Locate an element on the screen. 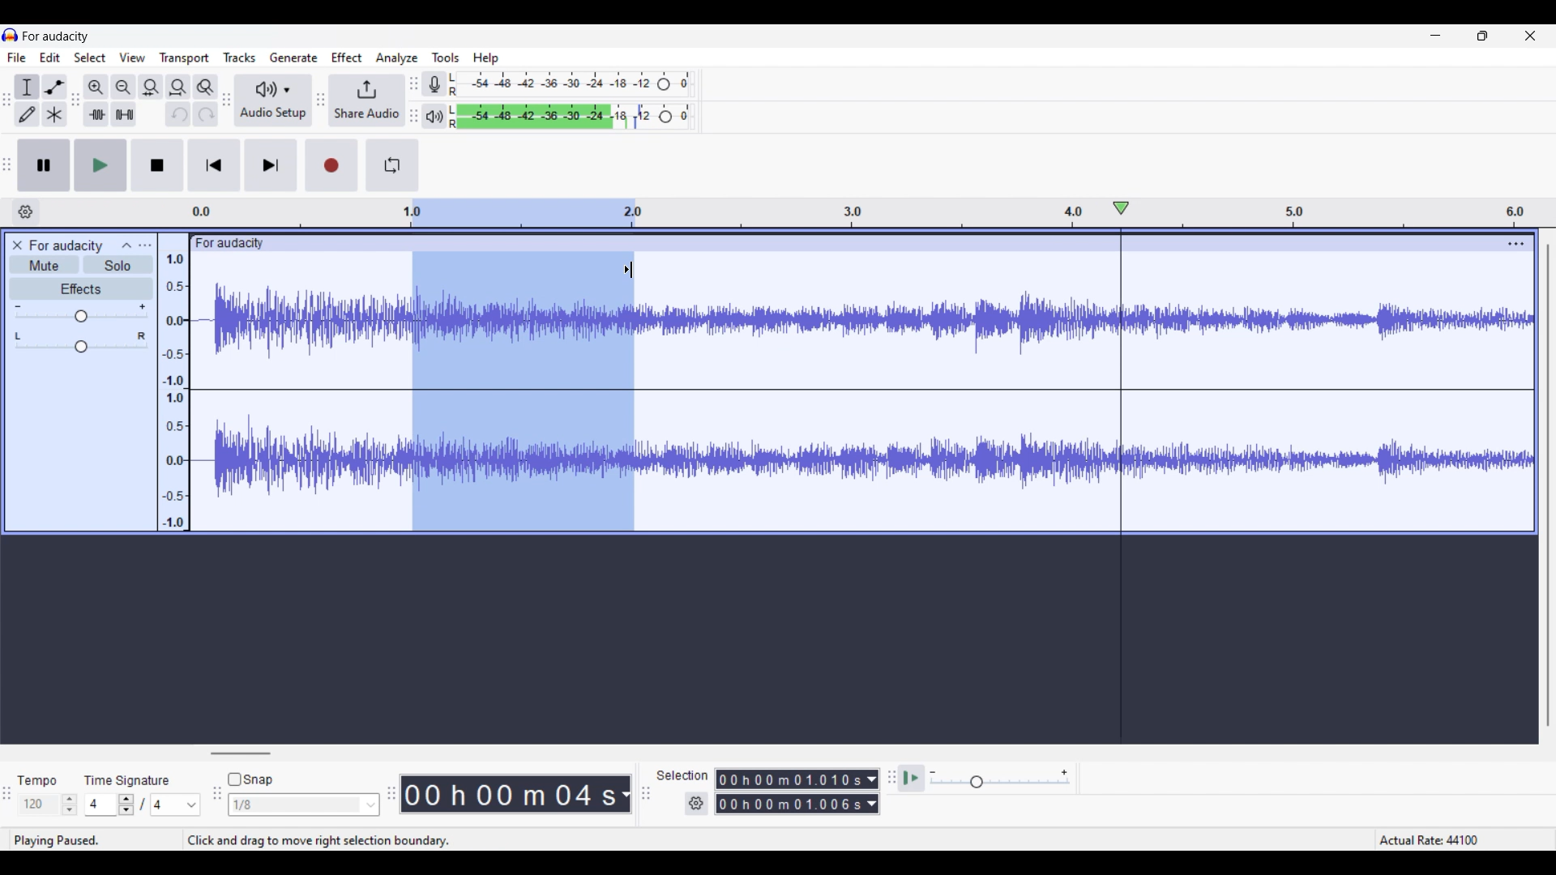  Pan scale is located at coordinates (80, 342).